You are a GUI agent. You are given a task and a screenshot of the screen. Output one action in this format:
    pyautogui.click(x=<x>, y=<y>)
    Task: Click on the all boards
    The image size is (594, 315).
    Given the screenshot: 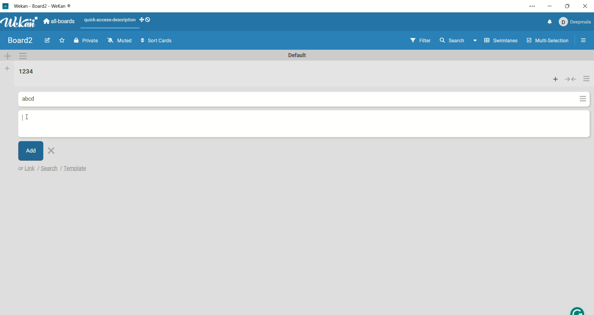 What is the action you would take?
    pyautogui.click(x=61, y=22)
    